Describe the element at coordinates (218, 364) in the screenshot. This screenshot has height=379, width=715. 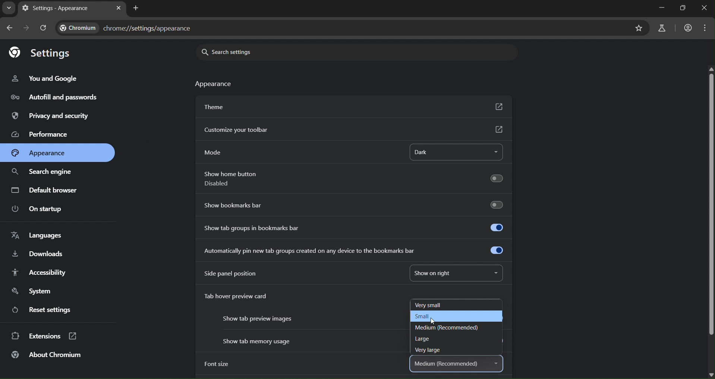
I see `font size` at that location.